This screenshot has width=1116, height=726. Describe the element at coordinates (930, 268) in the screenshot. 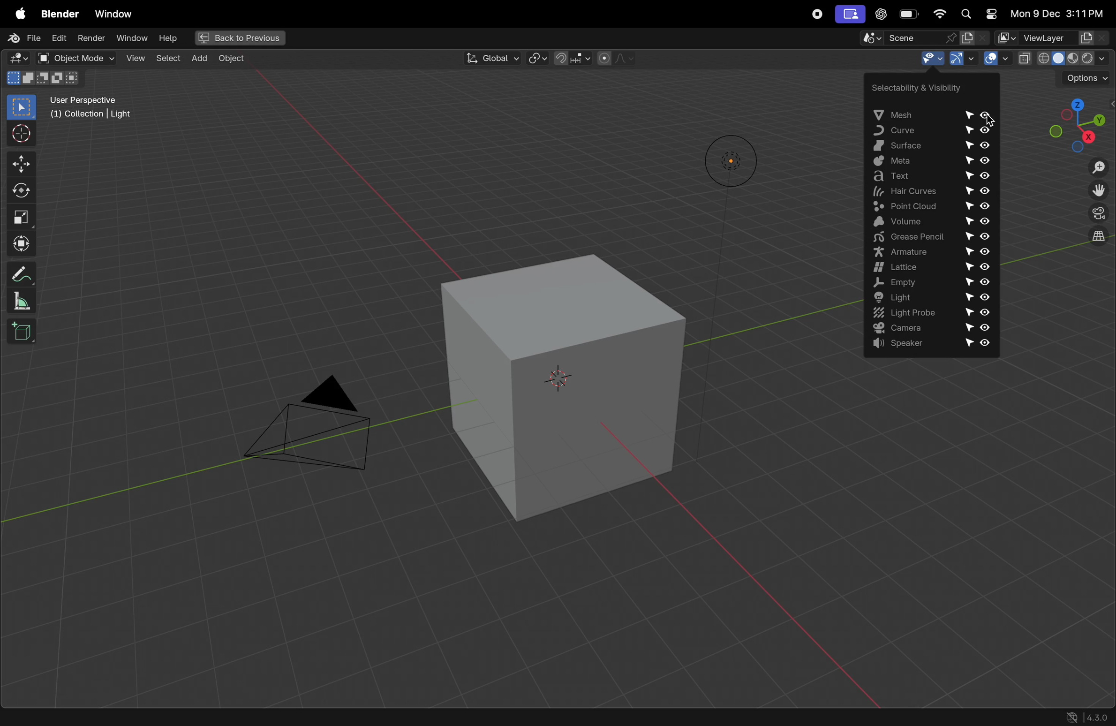

I see `lattice` at that location.